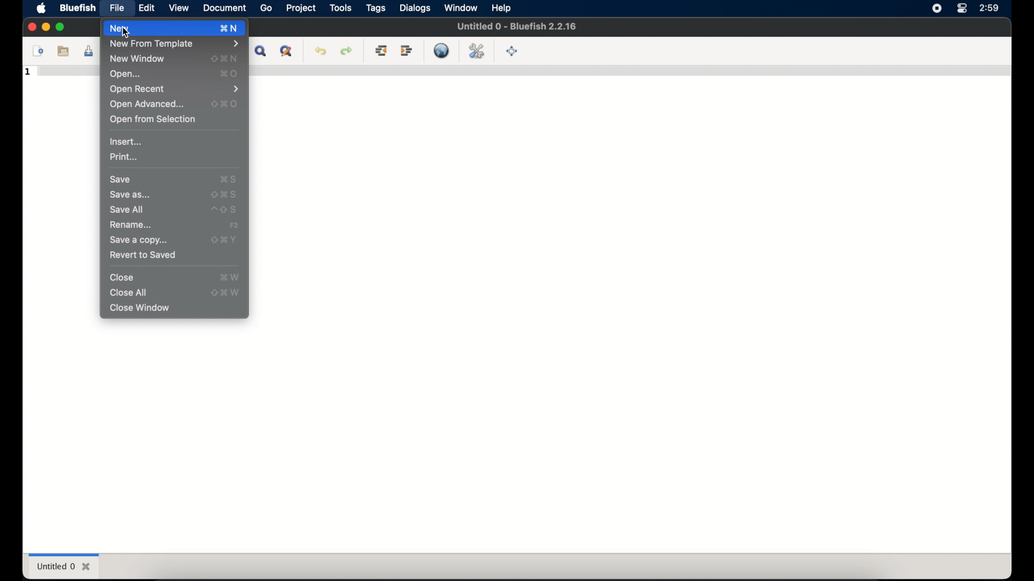 The image size is (1034, 581). Describe the element at coordinates (267, 9) in the screenshot. I see `go` at that location.